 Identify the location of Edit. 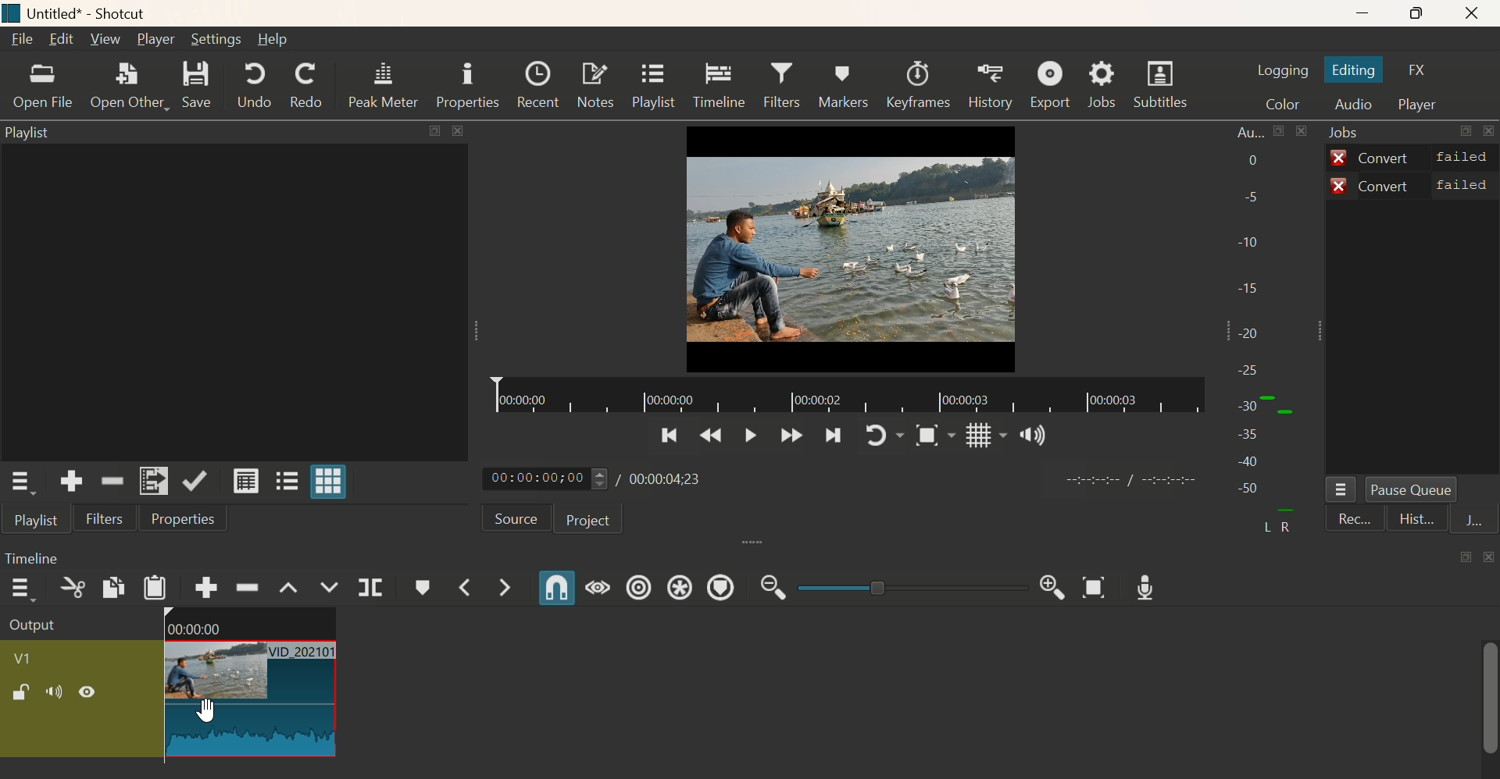
(62, 42).